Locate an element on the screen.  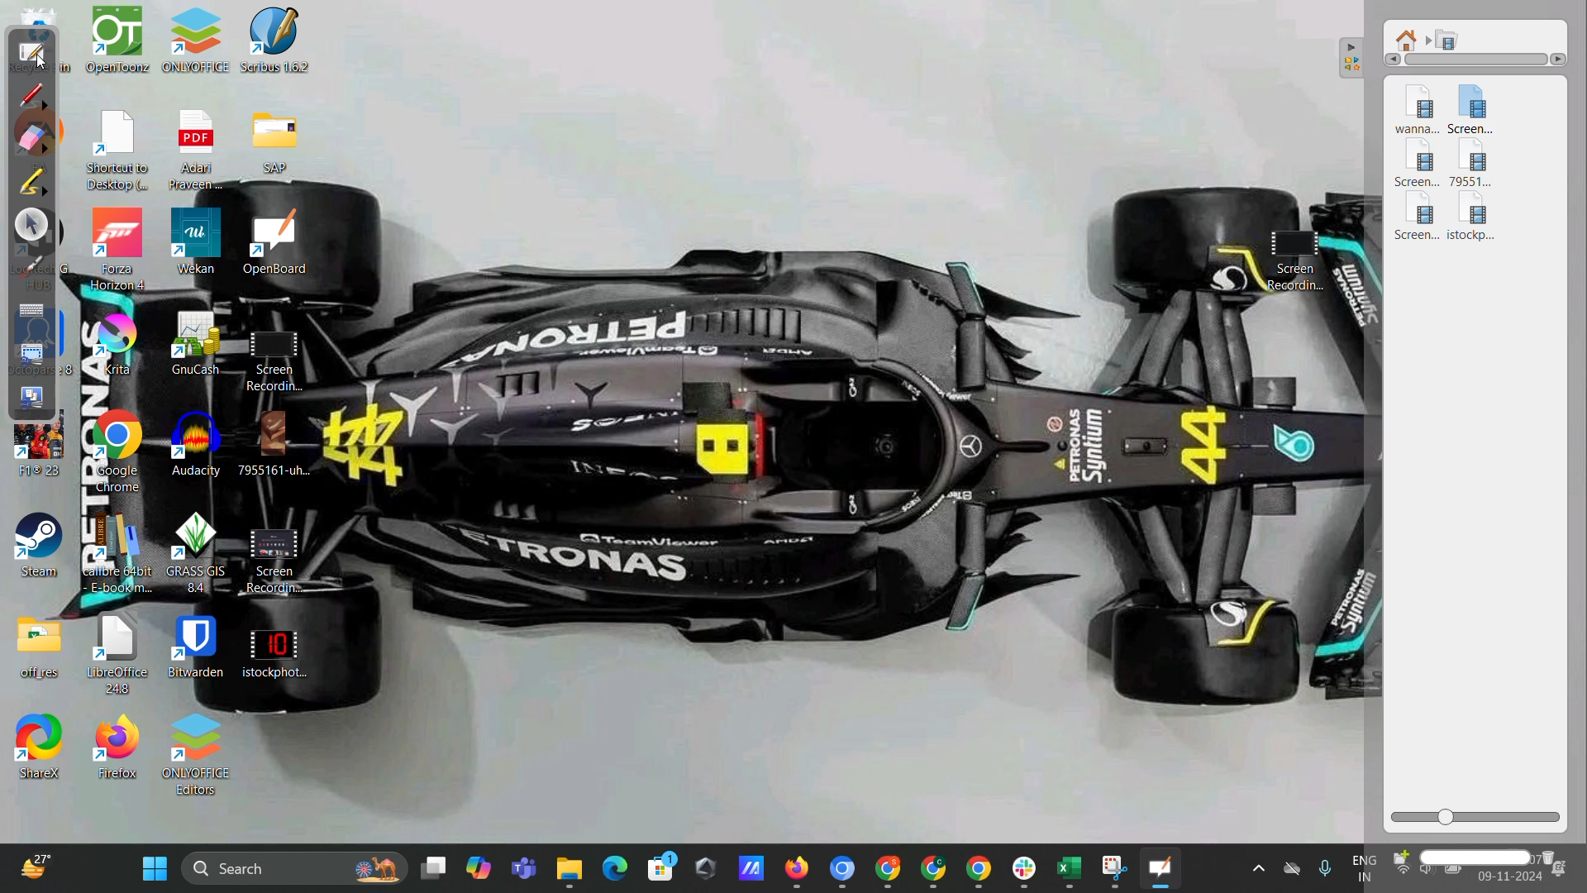
display virtual keyboard is located at coordinates (33, 313).